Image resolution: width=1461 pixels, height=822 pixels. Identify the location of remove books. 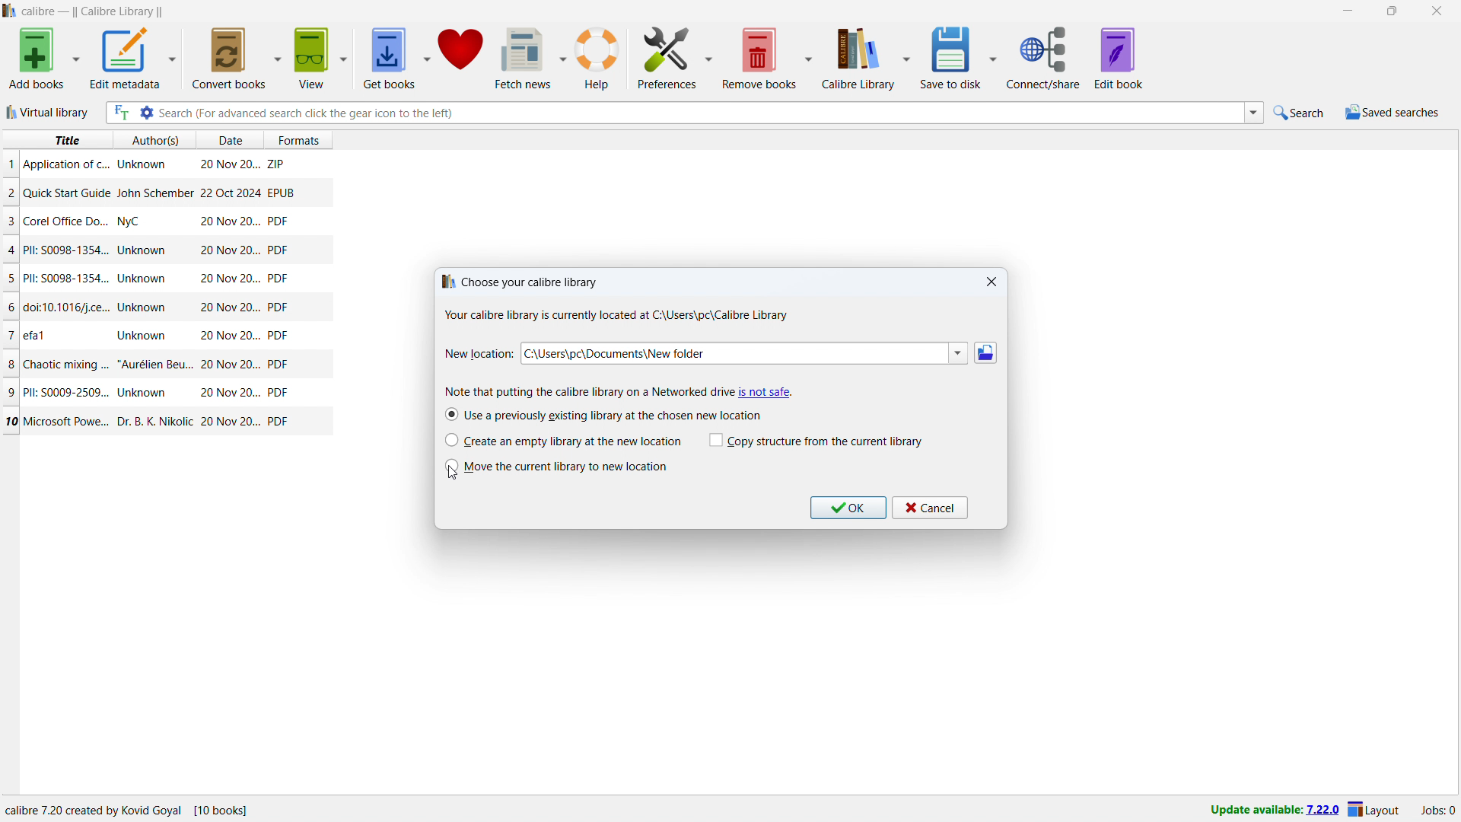
(759, 58).